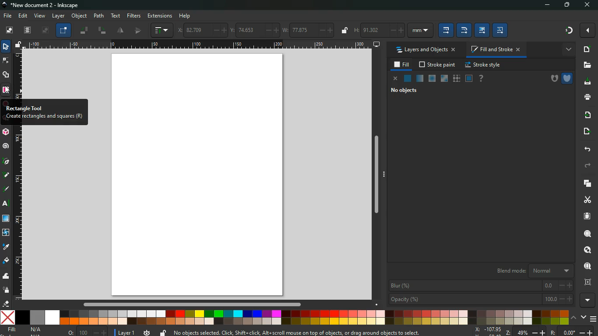 This screenshot has width=598, height=336. Describe the element at coordinates (43, 112) in the screenshot. I see `rectangle tool` at that location.